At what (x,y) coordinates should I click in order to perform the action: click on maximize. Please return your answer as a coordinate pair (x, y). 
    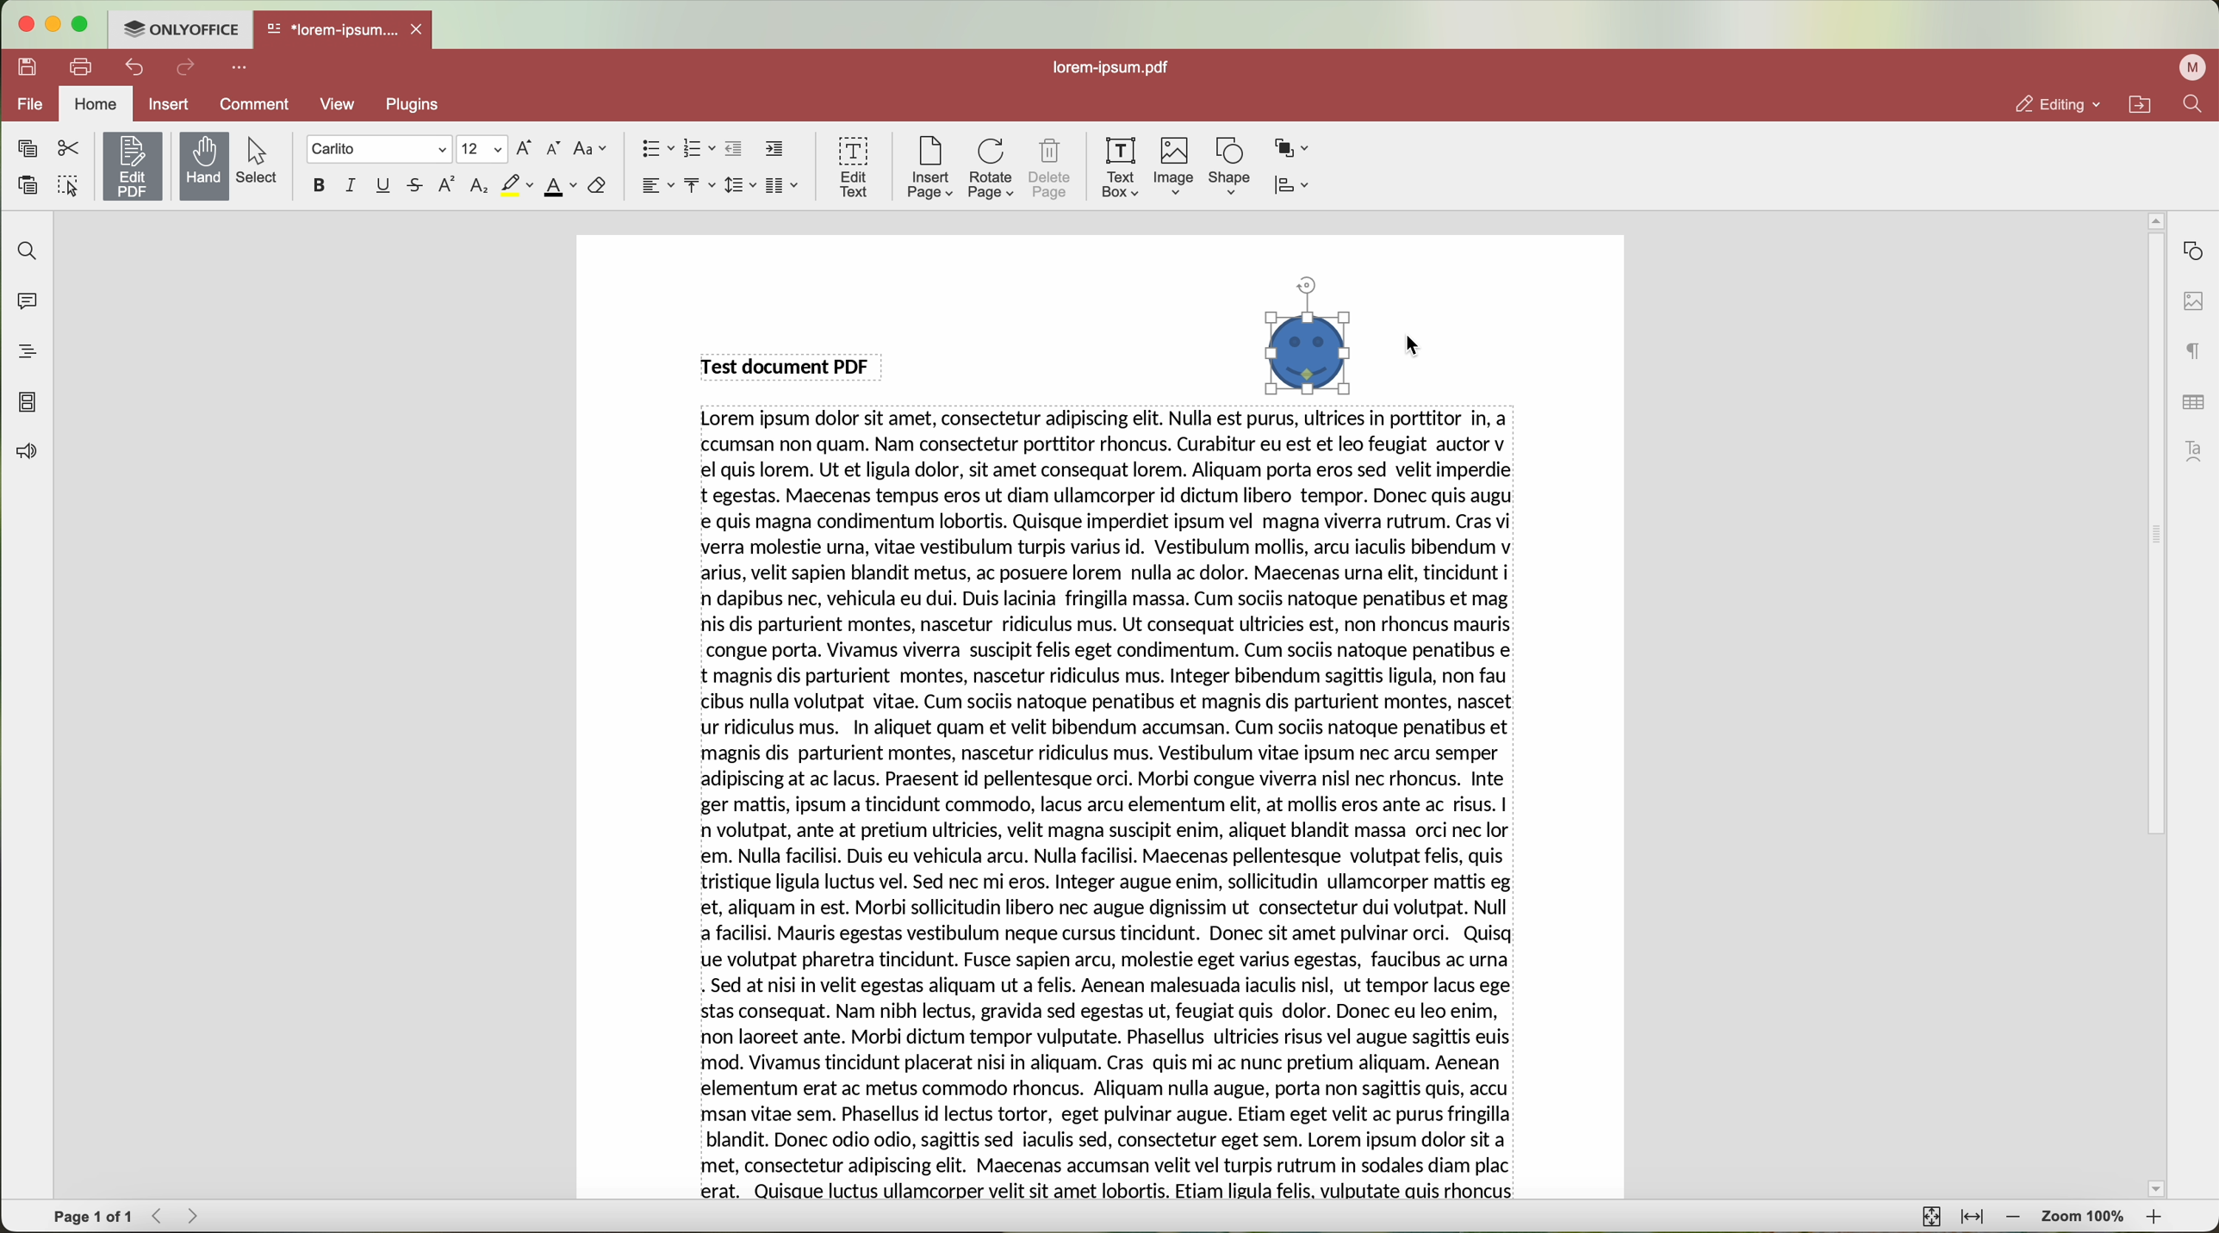
    Looking at the image, I should click on (82, 27).